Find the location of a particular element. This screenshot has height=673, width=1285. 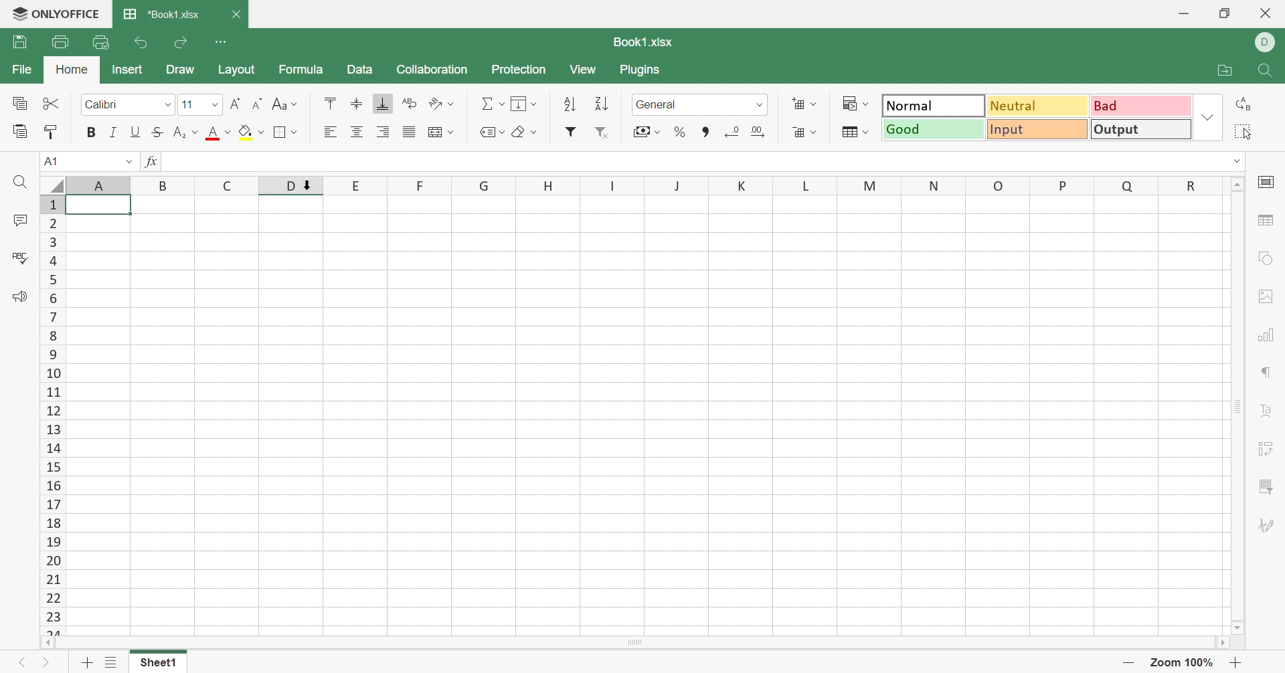

Draw is located at coordinates (180, 70).